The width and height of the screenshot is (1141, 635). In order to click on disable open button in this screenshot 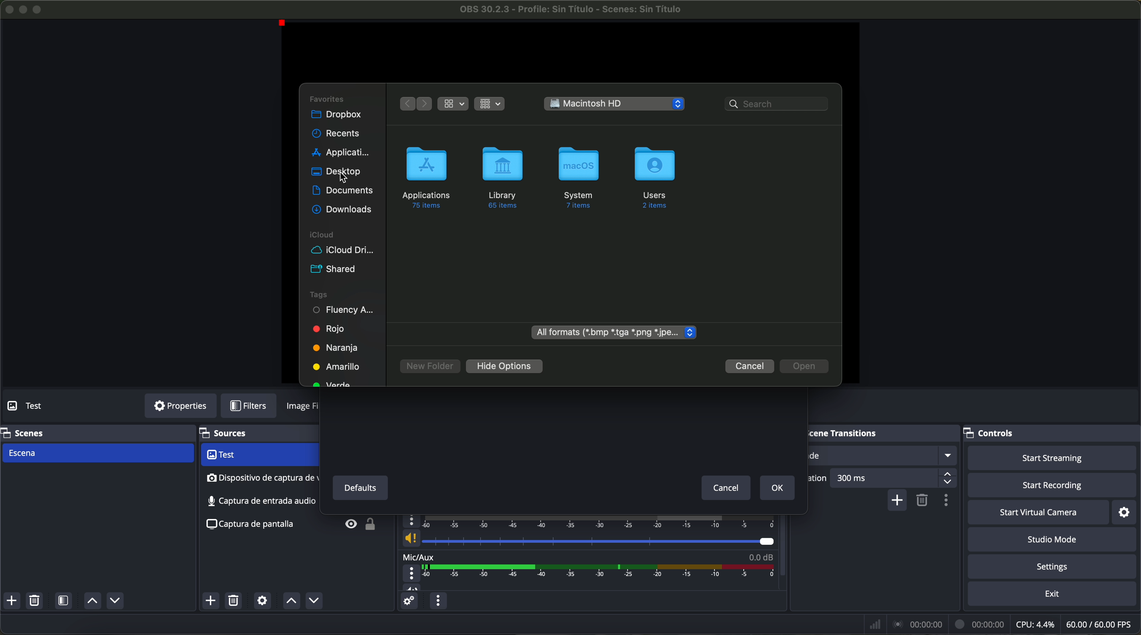, I will do `click(805, 366)`.